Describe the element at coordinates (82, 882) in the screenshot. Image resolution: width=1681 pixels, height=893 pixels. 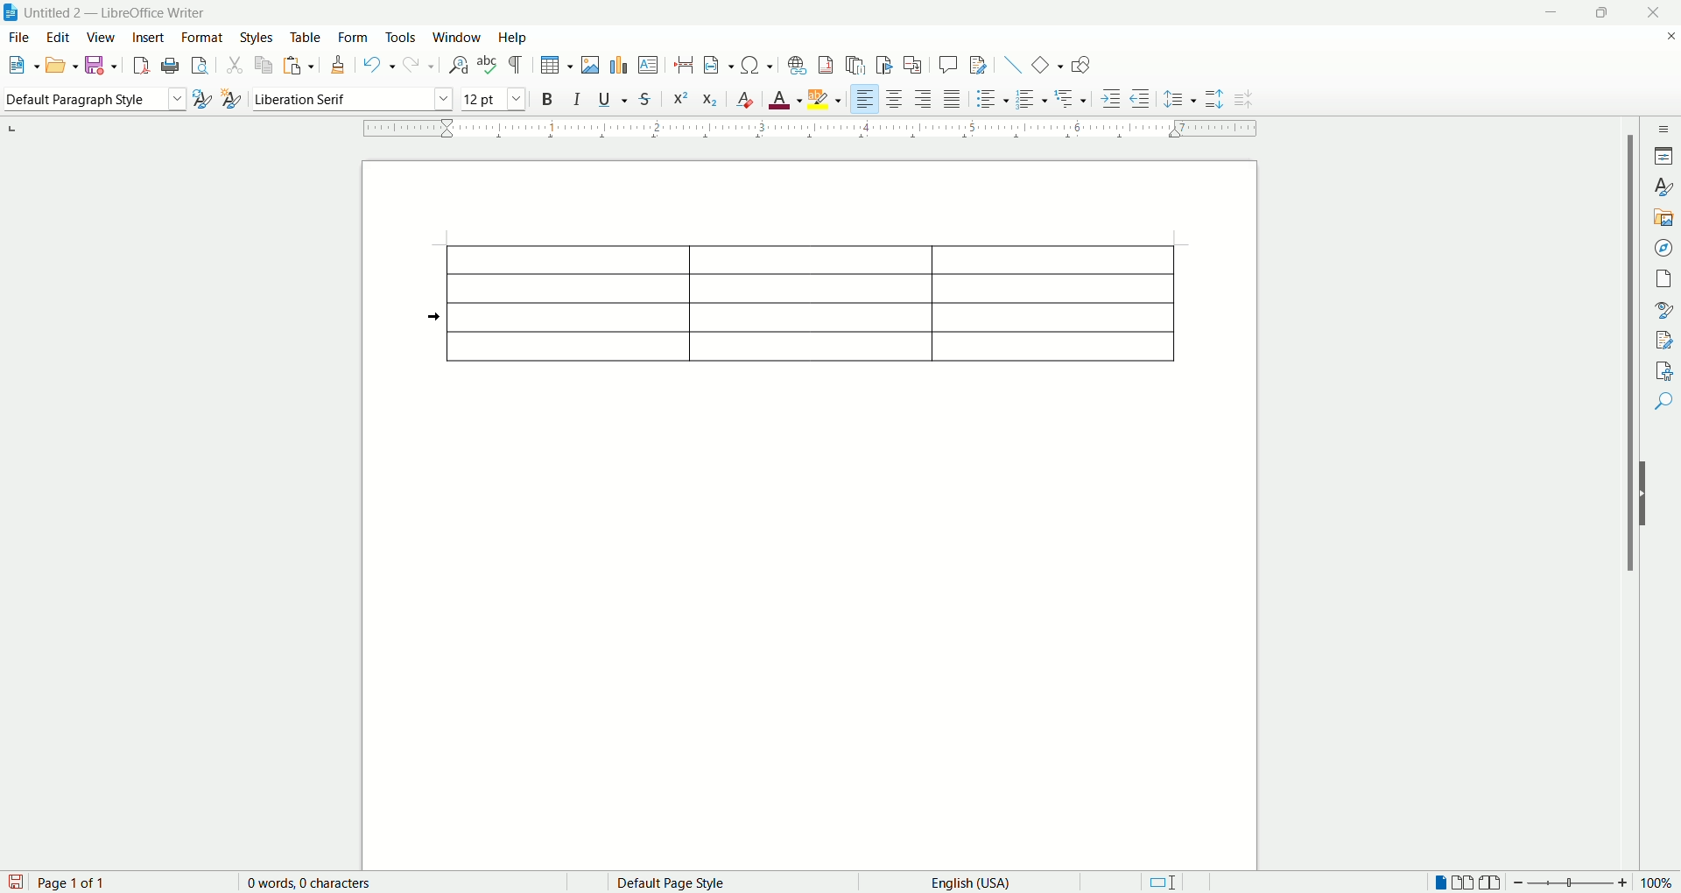
I see `page 1 of 1` at that location.